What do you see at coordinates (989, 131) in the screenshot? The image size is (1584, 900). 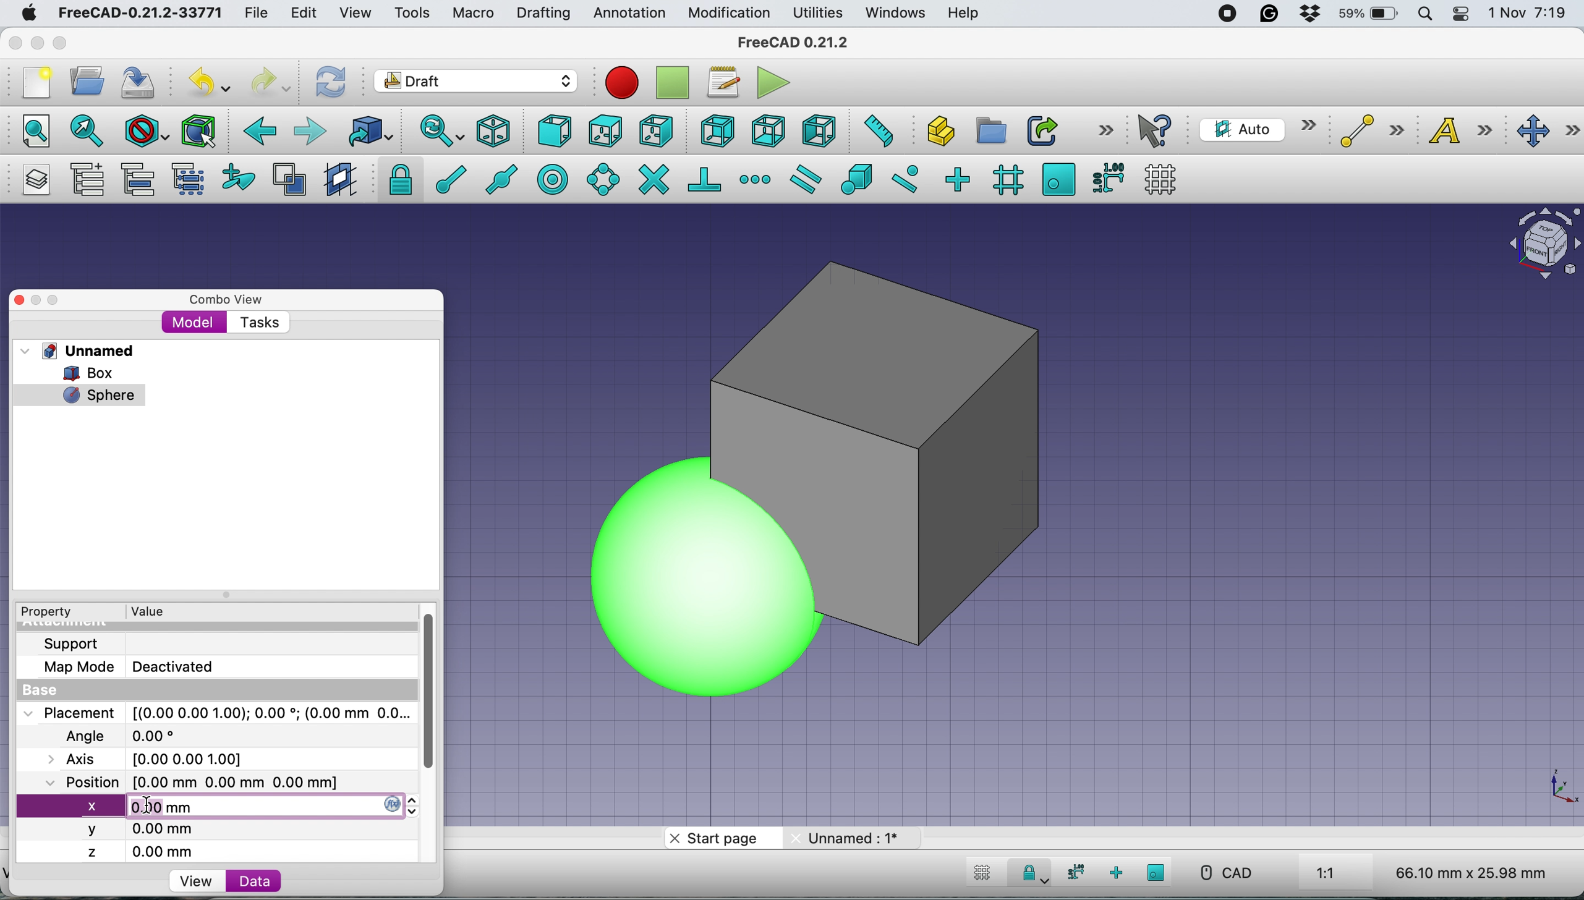 I see `create group` at bounding box center [989, 131].